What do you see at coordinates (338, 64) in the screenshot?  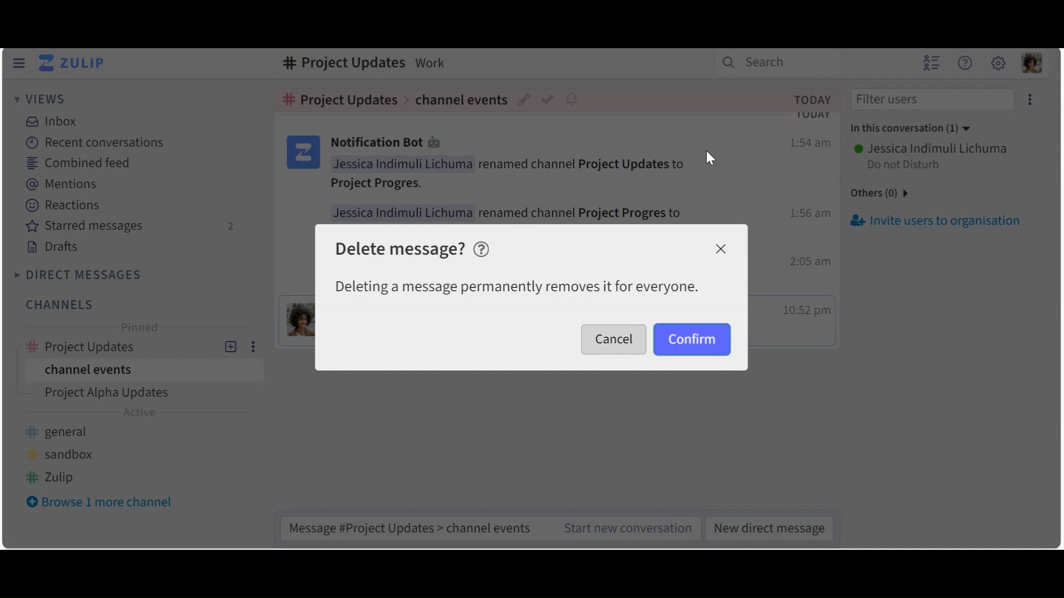 I see `Channel topic` at bounding box center [338, 64].